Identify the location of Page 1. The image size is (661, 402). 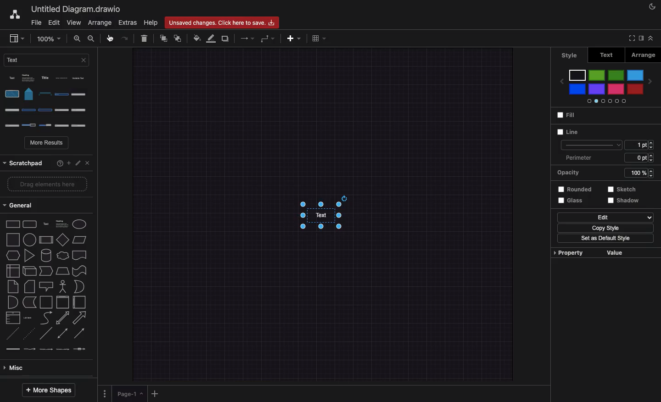
(131, 394).